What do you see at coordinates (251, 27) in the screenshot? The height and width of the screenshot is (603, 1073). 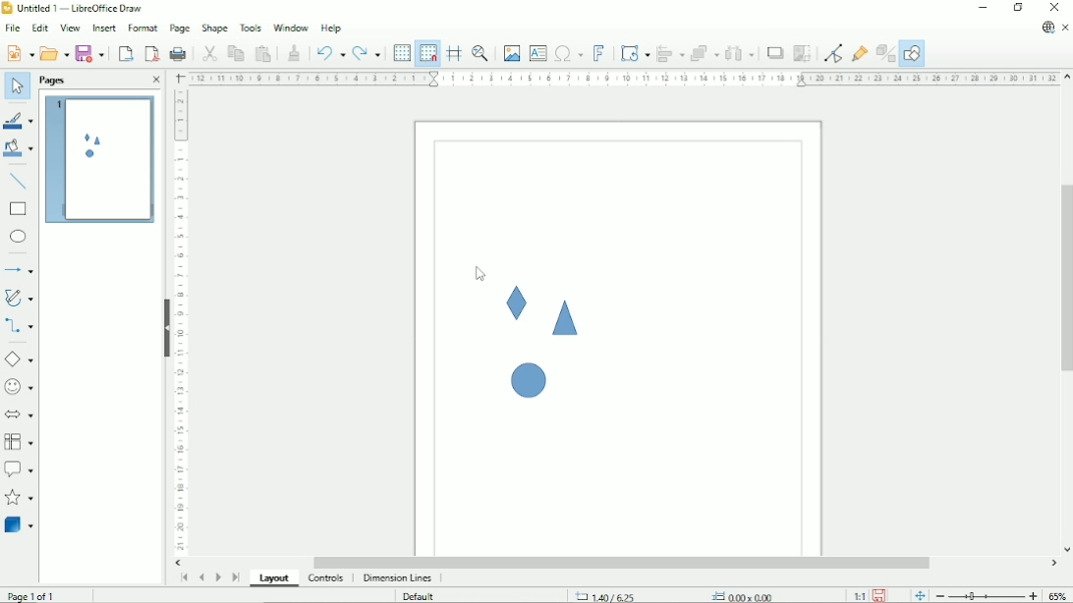 I see `Tools` at bounding box center [251, 27].